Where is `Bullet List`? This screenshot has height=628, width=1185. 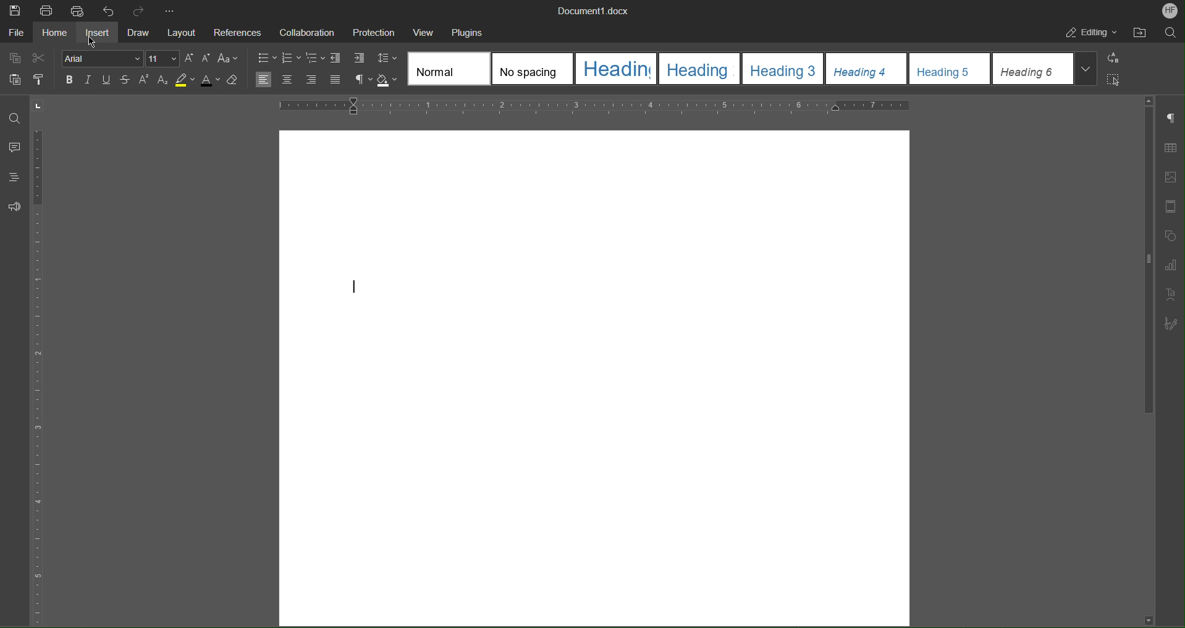
Bullet List is located at coordinates (266, 57).